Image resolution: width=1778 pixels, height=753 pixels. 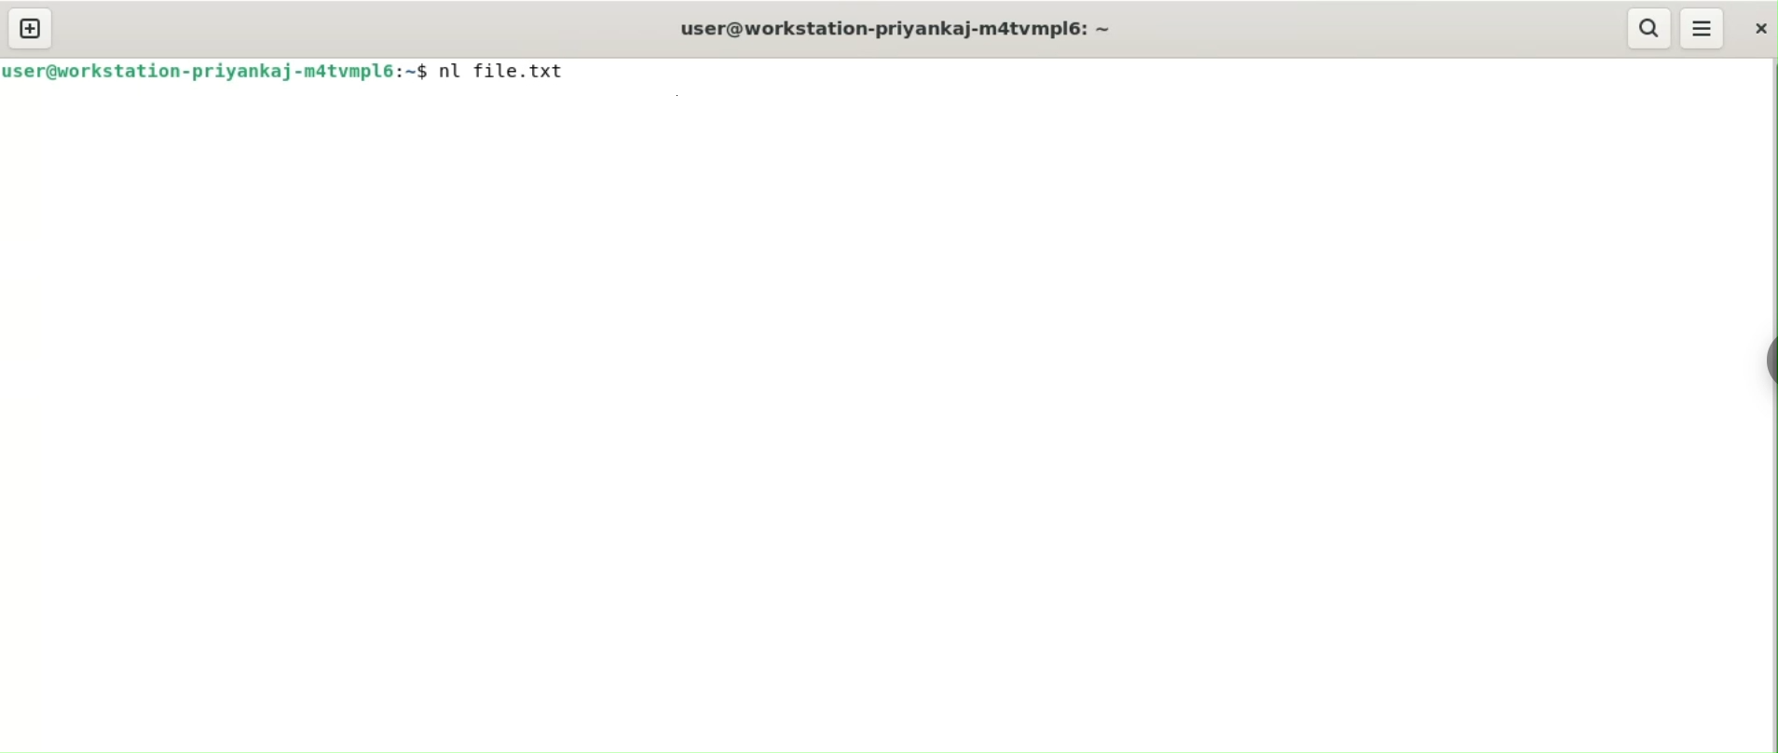 What do you see at coordinates (31, 27) in the screenshot?
I see `new tab` at bounding box center [31, 27].